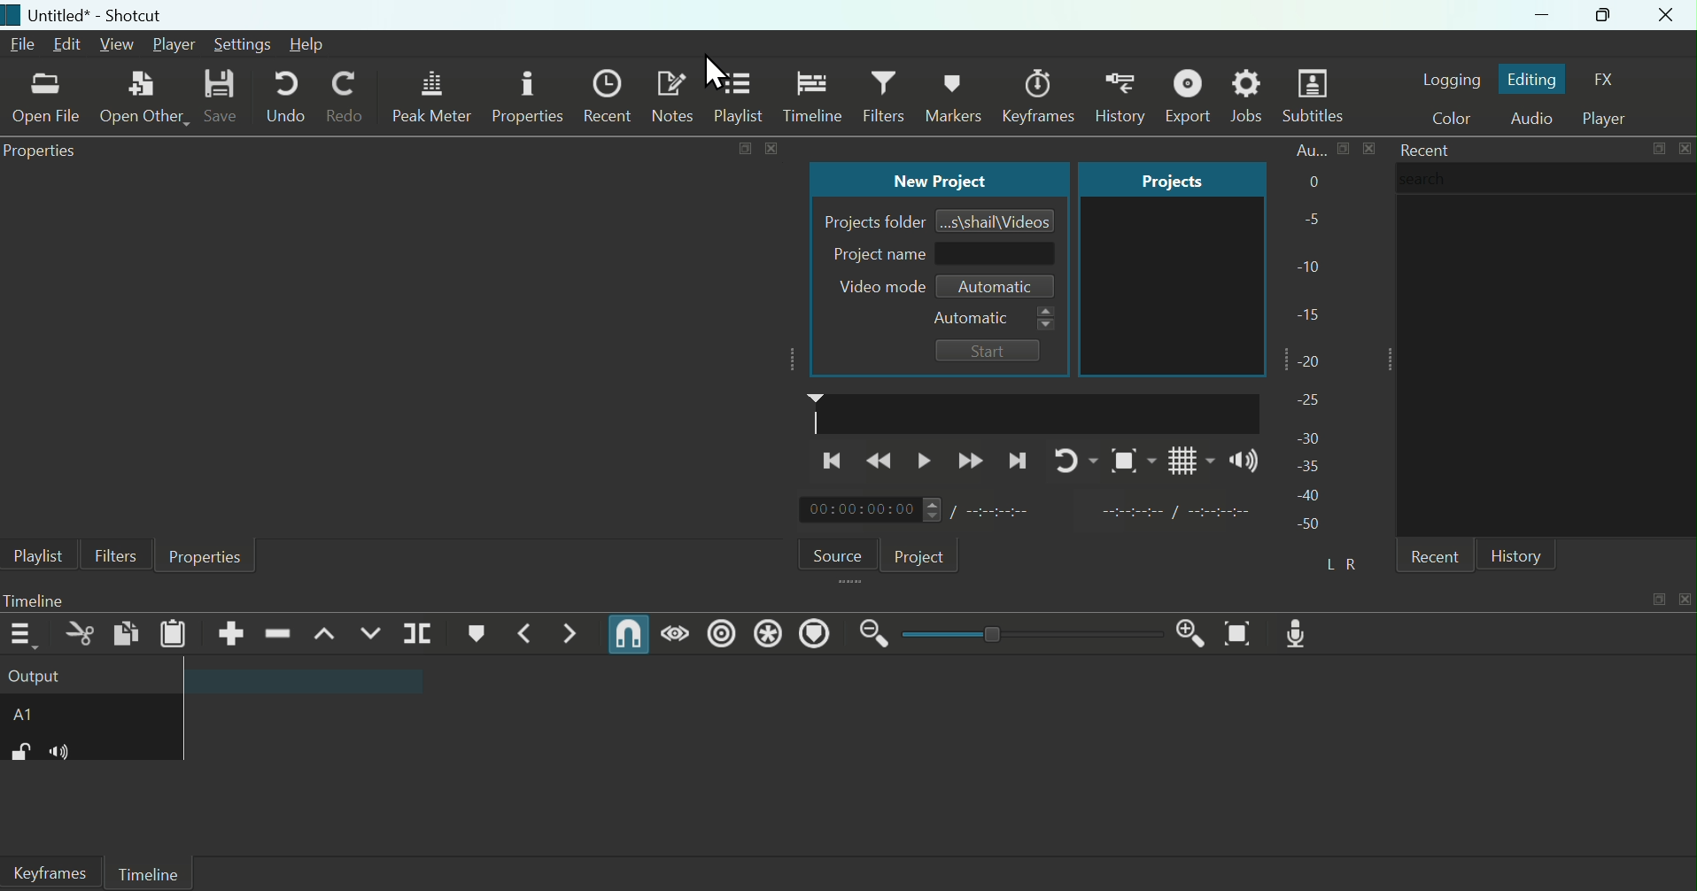 The image size is (1697, 891). I want to click on Ripple/Delete, so click(278, 632).